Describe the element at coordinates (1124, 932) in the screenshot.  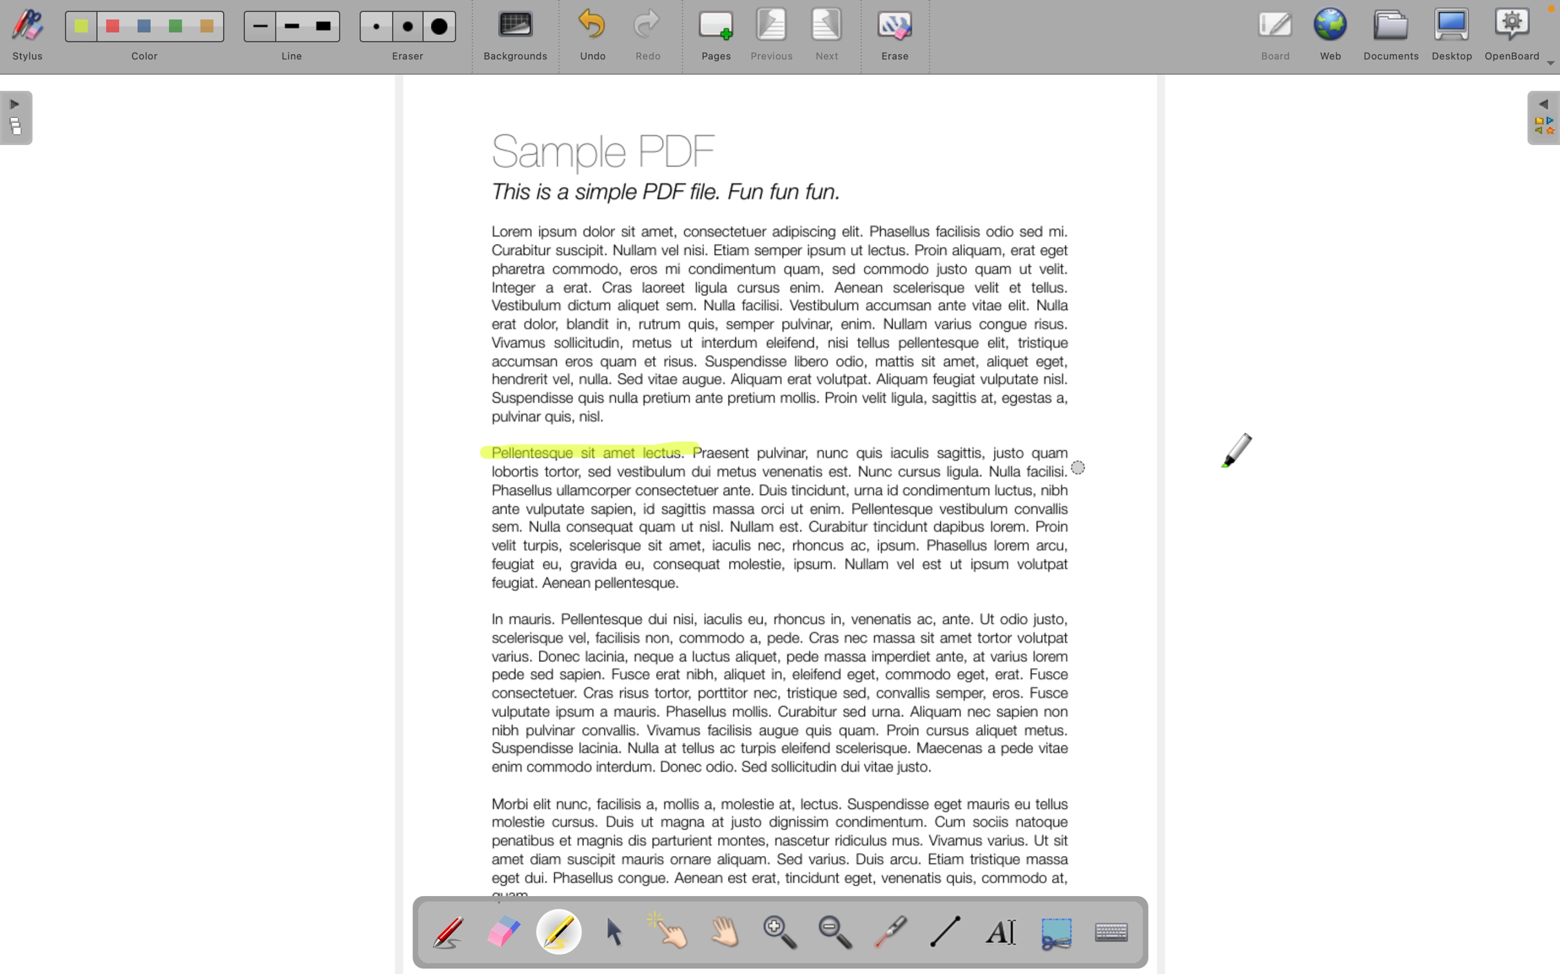
I see `display virtual keyboard` at that location.